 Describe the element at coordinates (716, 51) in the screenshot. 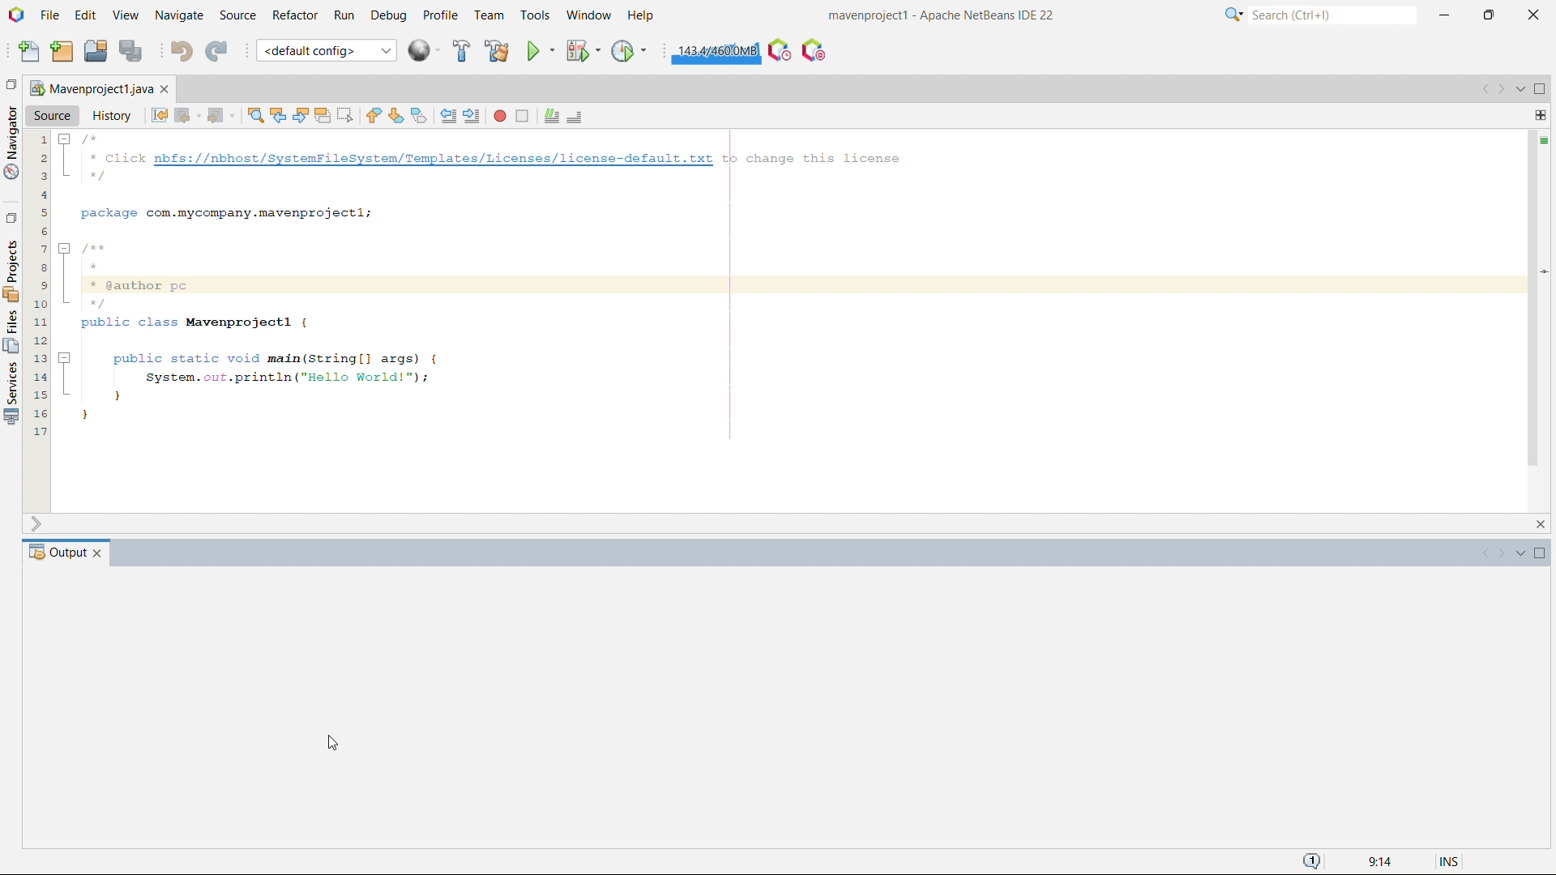

I see `click to force garbage collection` at that location.